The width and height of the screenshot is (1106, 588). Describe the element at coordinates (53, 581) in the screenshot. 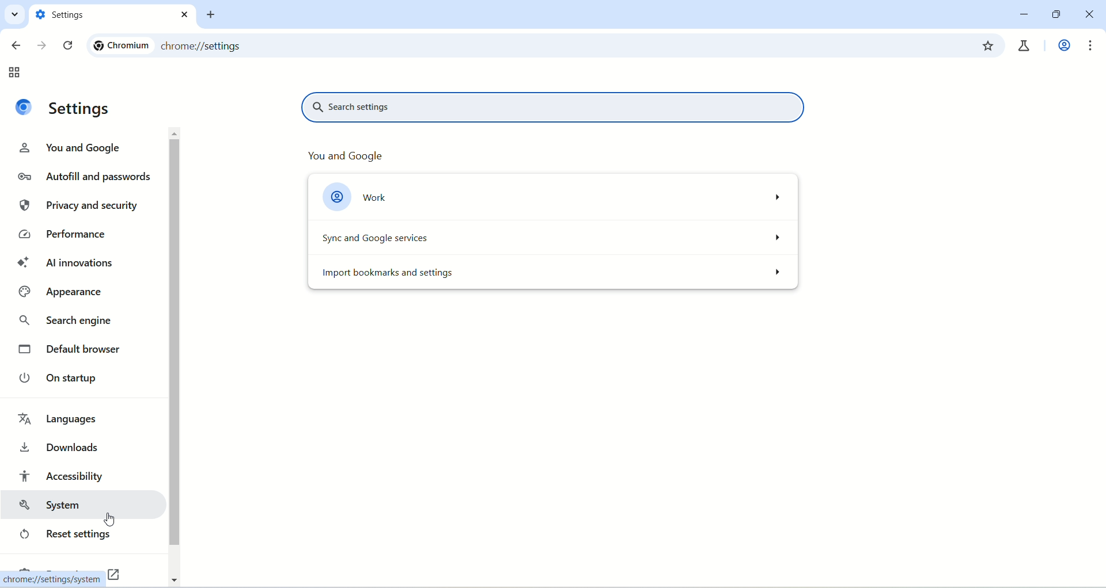

I see `chrome://settings/system` at that location.